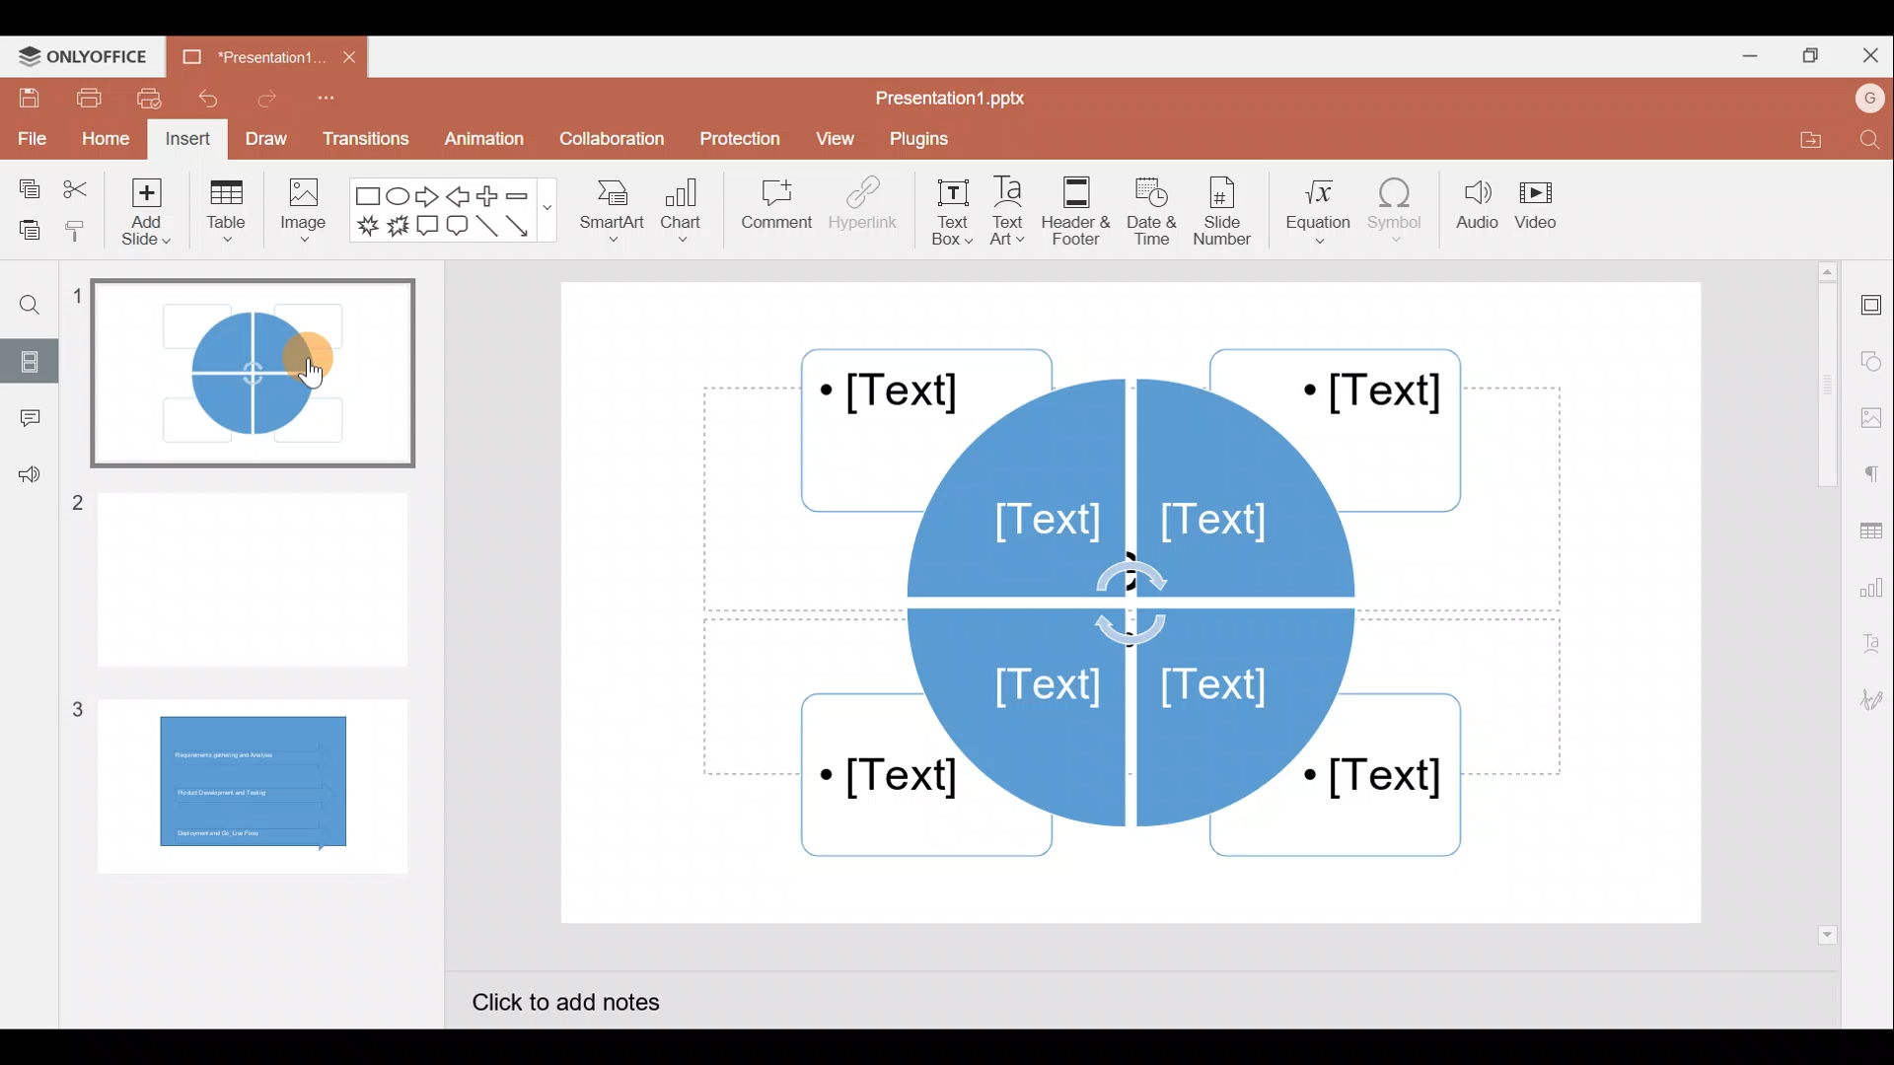 Image resolution: width=1894 pixels, height=1065 pixels. I want to click on Open file location, so click(1798, 139).